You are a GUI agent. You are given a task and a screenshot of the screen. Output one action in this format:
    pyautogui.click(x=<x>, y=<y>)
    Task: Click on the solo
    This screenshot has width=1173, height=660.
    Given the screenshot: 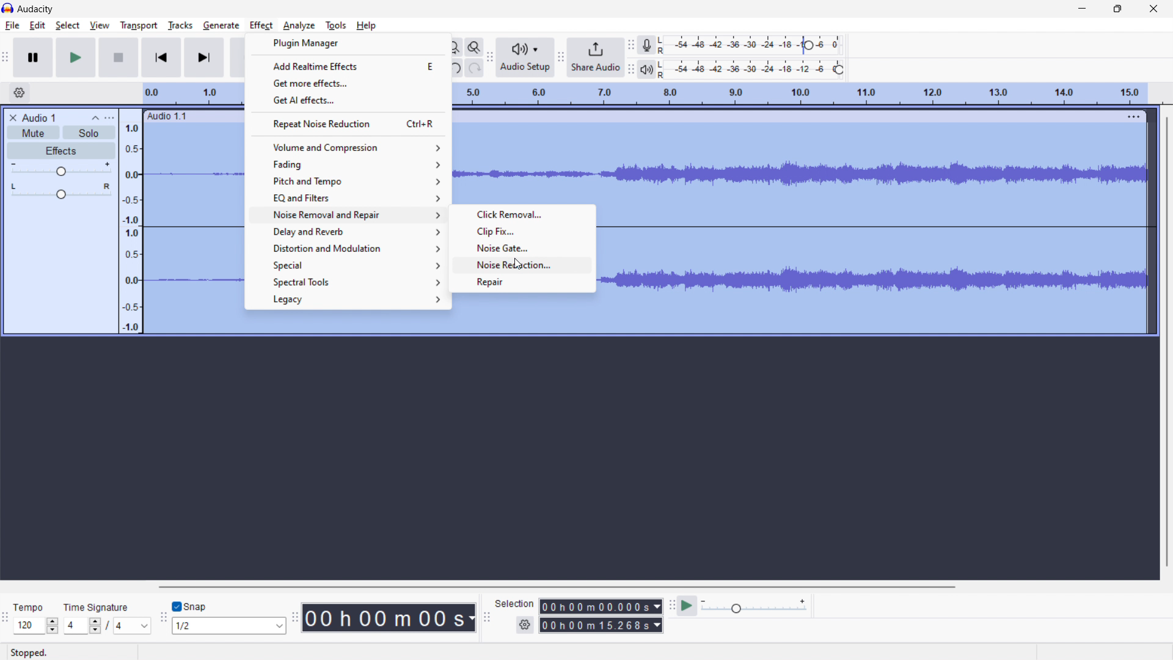 What is the action you would take?
    pyautogui.click(x=89, y=133)
    